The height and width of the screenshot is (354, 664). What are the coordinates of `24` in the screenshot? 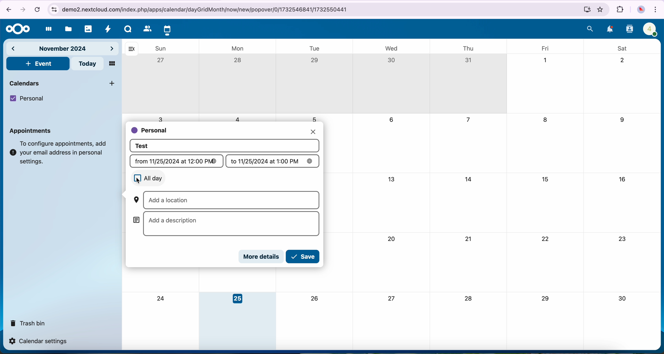 It's located at (162, 299).